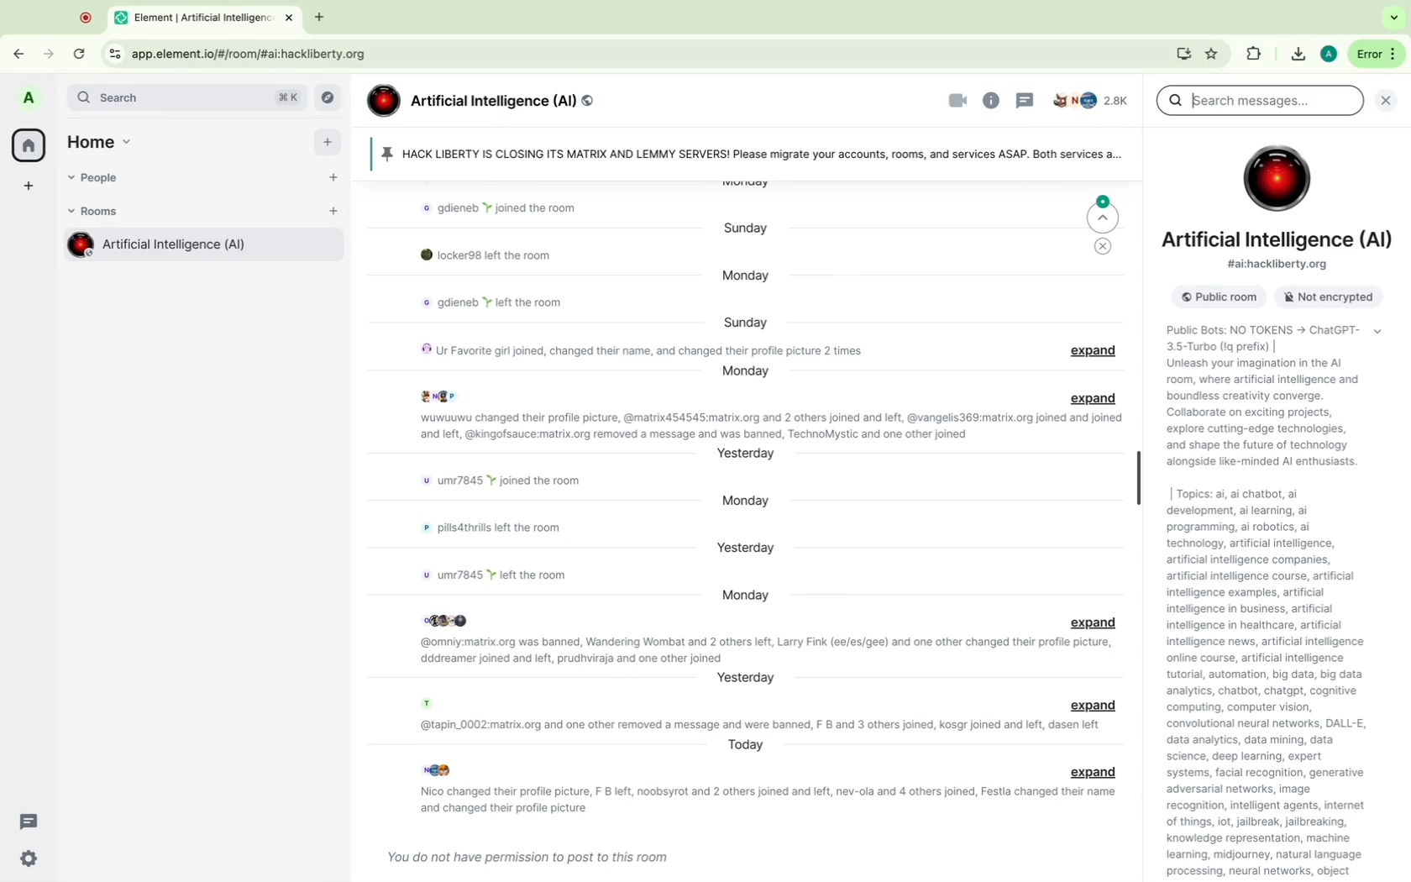 This screenshot has height=882, width=1411. Describe the element at coordinates (745, 372) in the screenshot. I see `day` at that location.